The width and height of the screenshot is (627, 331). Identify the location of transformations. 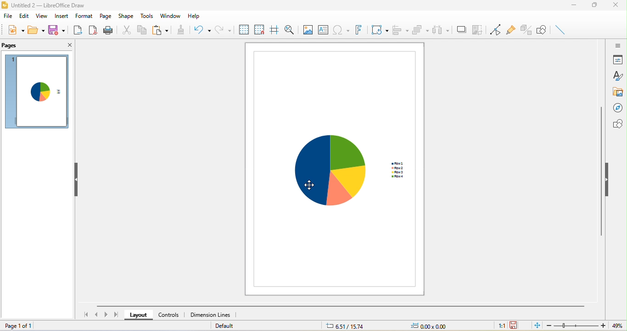
(380, 30).